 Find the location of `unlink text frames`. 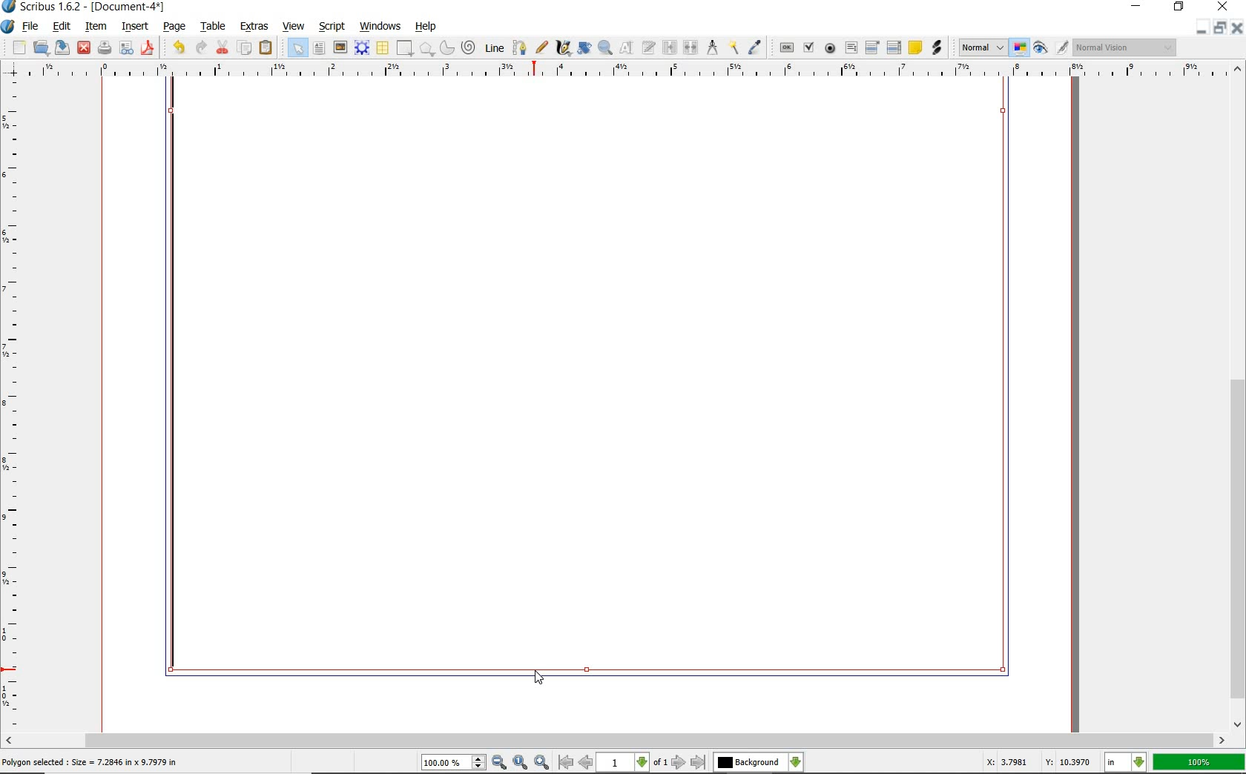

unlink text frames is located at coordinates (689, 46).